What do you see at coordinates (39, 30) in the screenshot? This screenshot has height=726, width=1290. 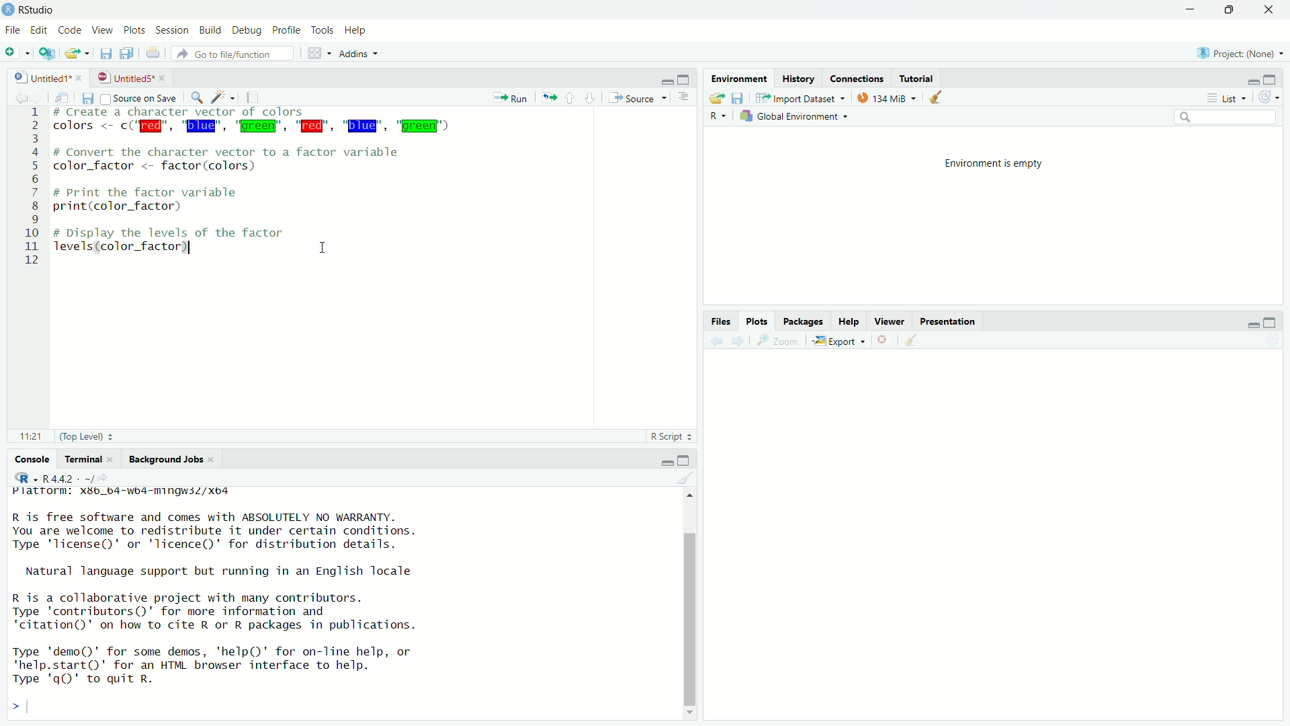 I see `edit` at bounding box center [39, 30].